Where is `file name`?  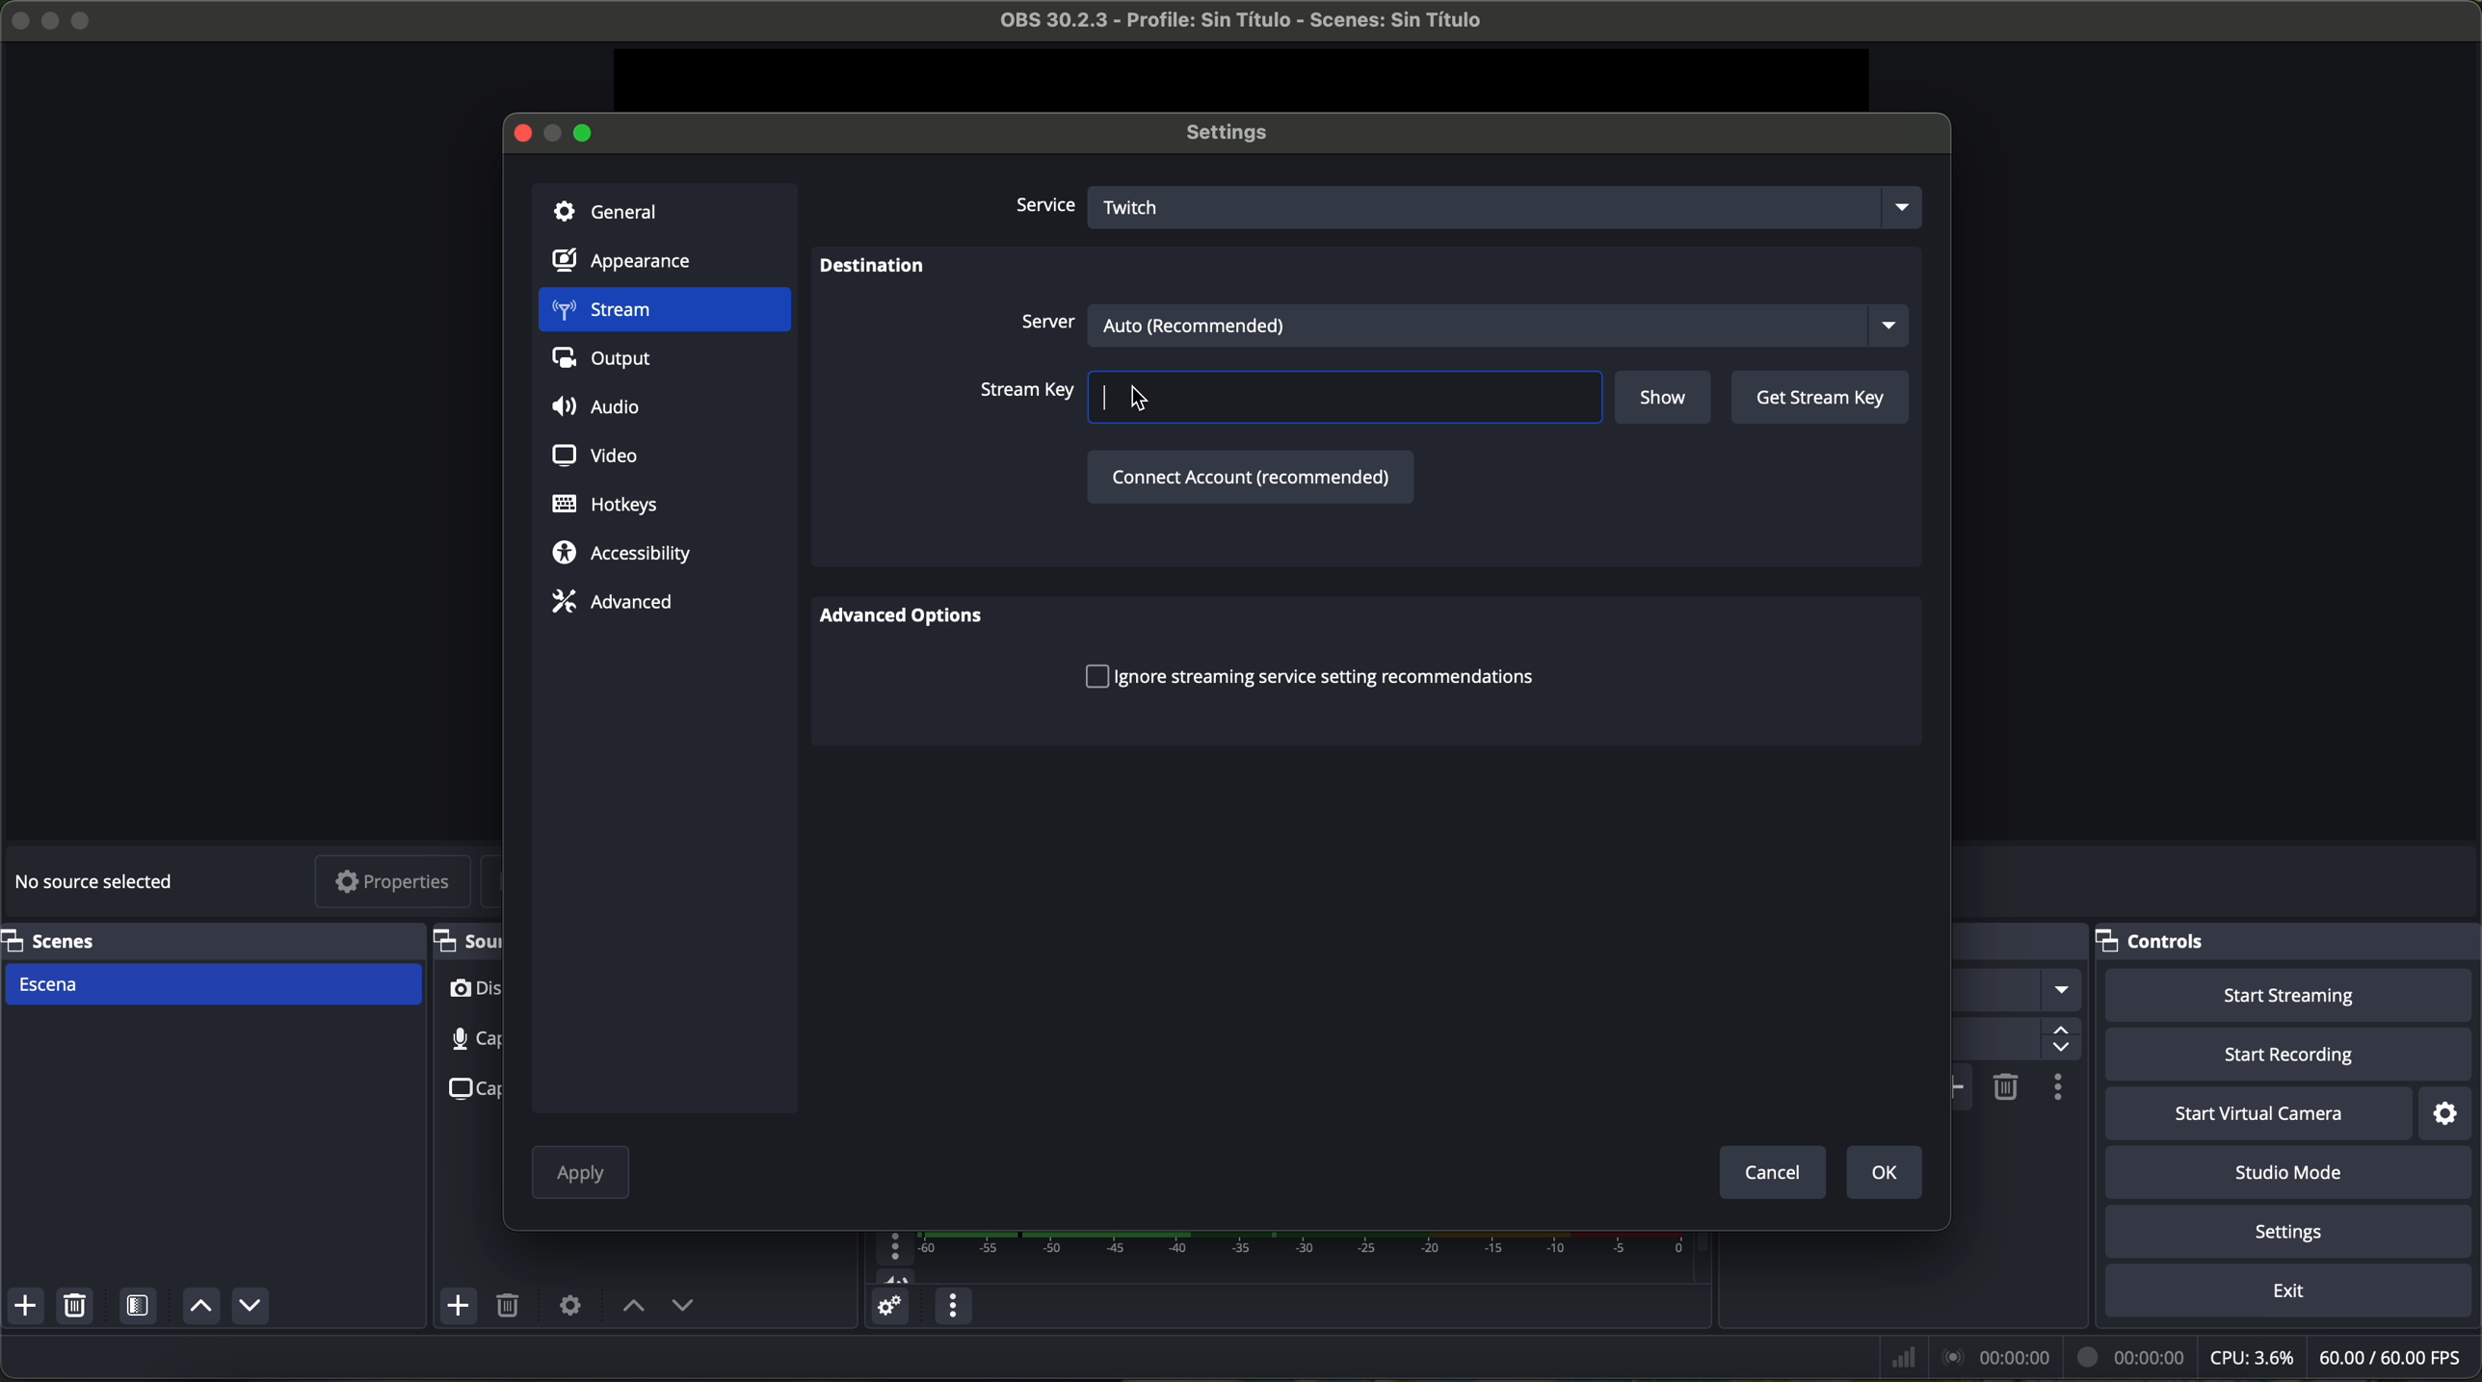 file name is located at coordinates (1224, 24).